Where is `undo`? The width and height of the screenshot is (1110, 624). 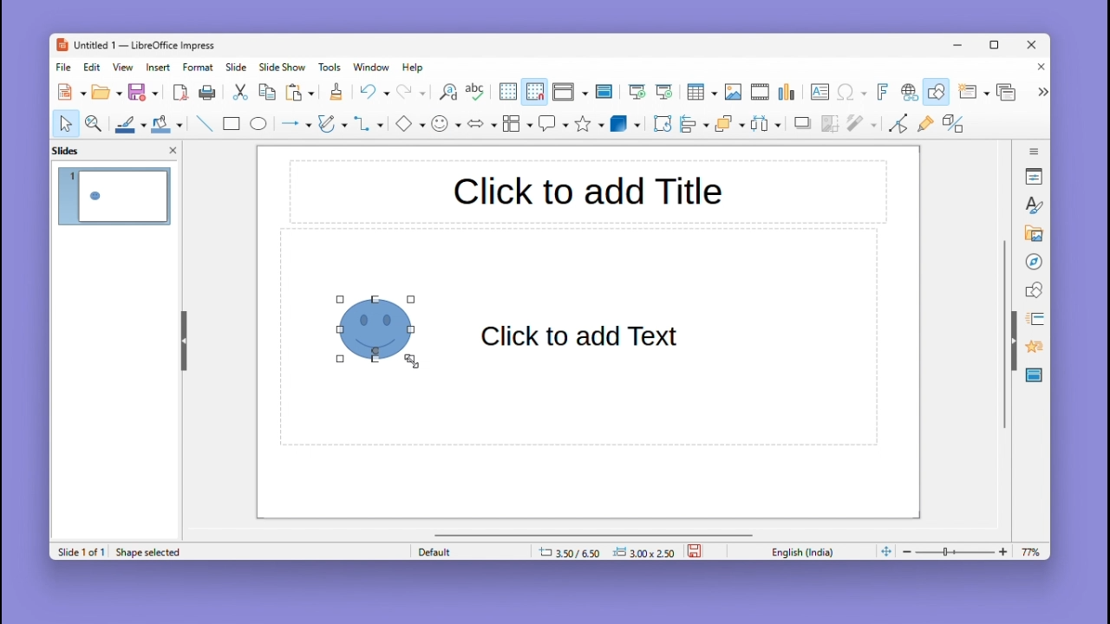
undo is located at coordinates (374, 92).